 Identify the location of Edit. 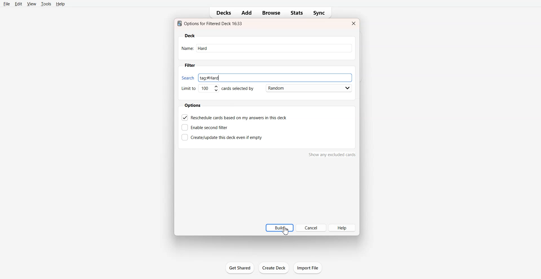
(19, 4).